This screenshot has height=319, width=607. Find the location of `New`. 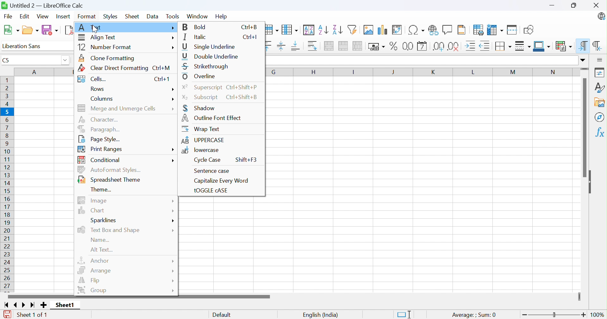

New is located at coordinates (32, 30).